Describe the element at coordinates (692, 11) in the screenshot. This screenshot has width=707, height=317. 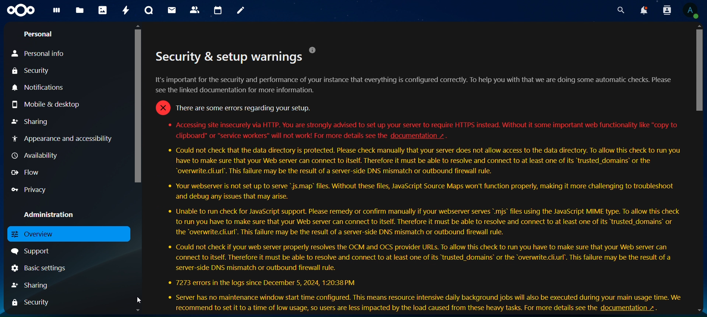
I see `view profile` at that location.